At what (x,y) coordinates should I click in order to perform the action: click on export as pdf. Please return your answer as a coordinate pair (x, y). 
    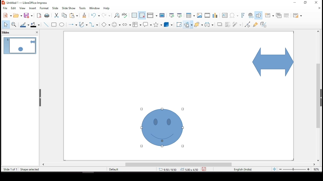
    Looking at the image, I should click on (39, 16).